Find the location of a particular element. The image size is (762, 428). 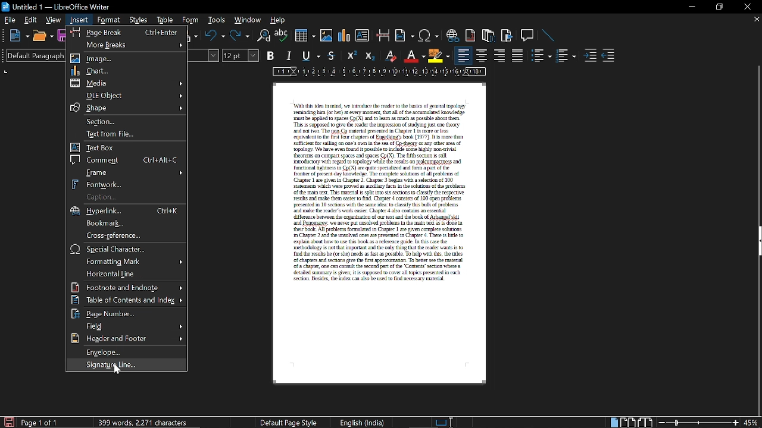

horizontal line is located at coordinates (126, 275).